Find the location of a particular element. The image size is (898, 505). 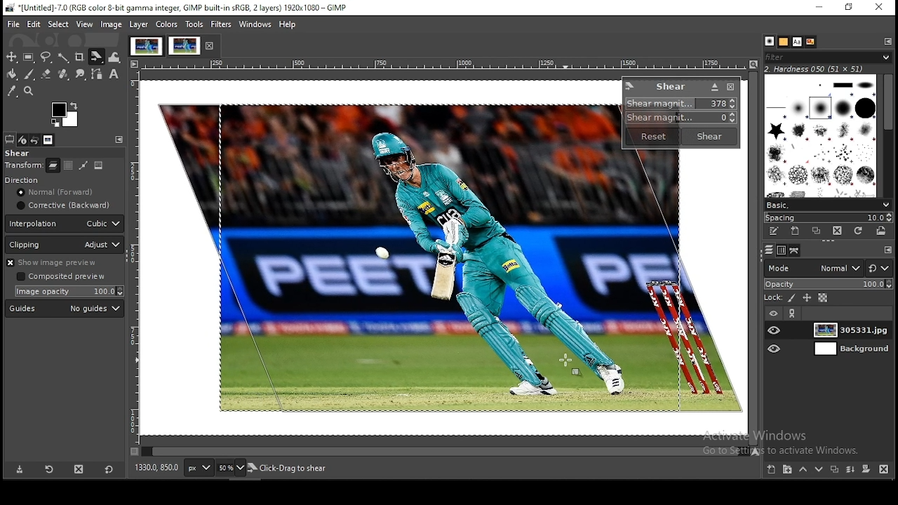

color picker tool is located at coordinates (13, 91).